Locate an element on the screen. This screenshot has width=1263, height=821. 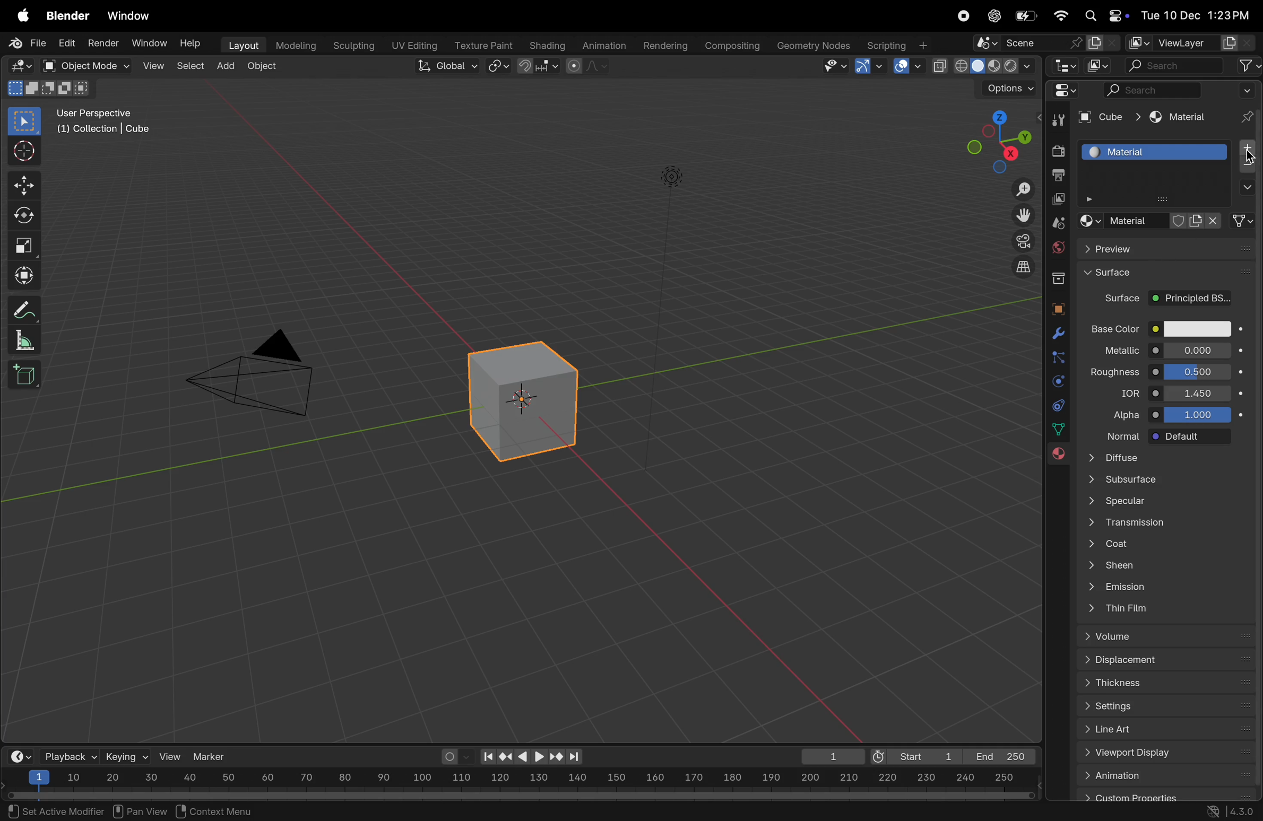
cursor is located at coordinates (1250, 157).